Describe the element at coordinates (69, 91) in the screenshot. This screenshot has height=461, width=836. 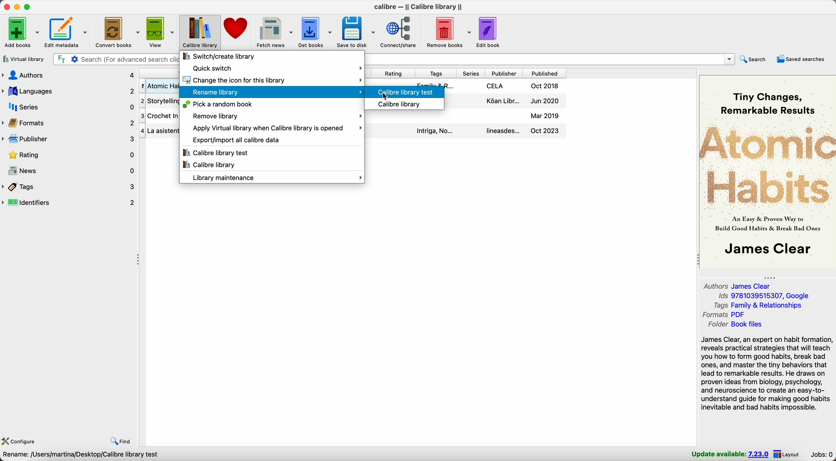
I see `languages` at that location.